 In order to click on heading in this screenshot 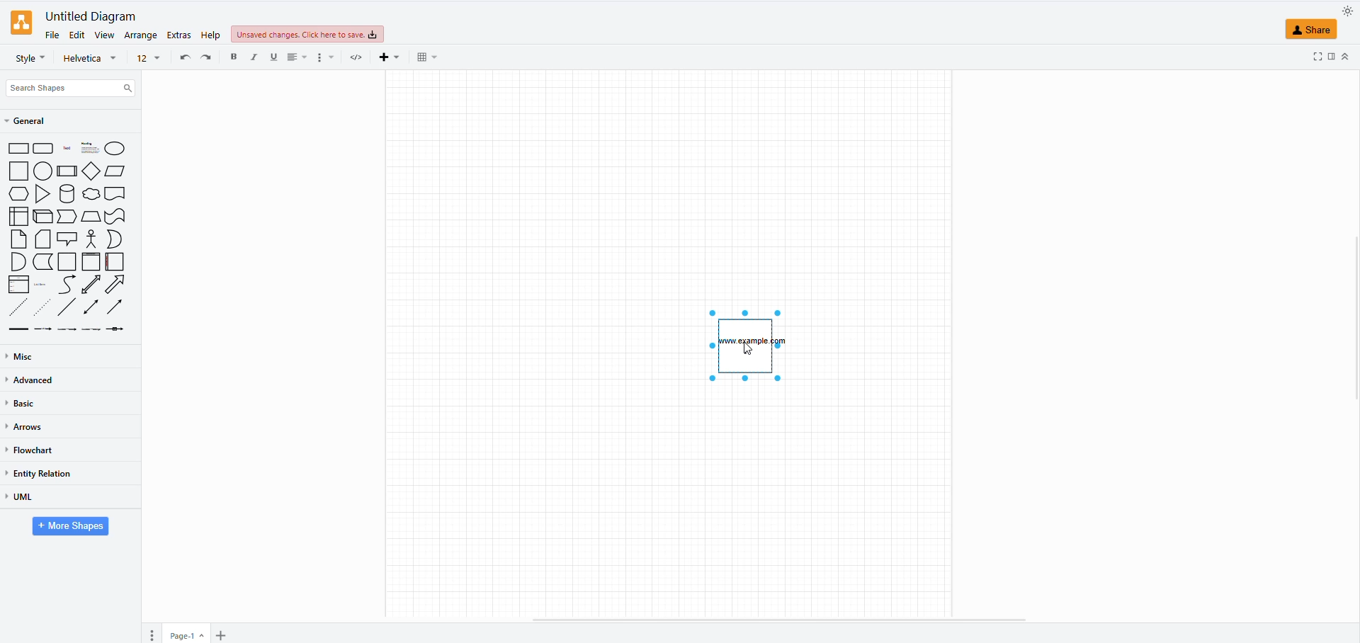, I will do `click(89, 148)`.